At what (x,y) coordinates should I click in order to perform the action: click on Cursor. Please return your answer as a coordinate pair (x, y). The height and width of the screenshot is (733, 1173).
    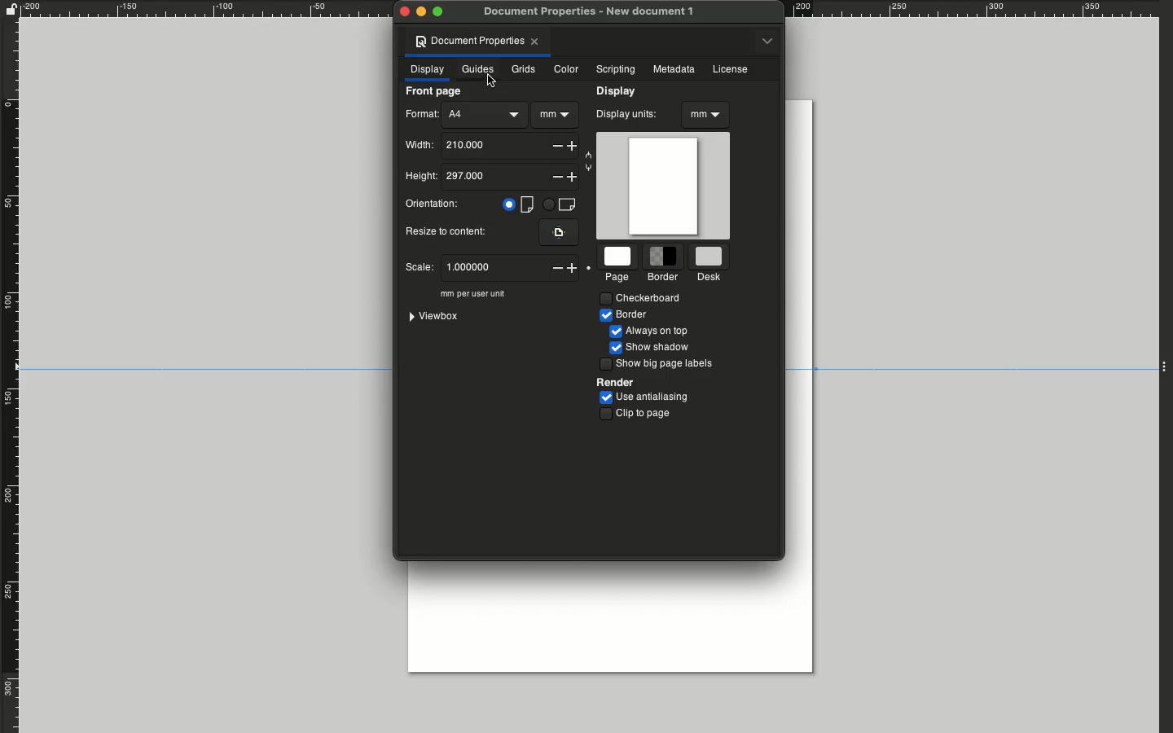
    Looking at the image, I should click on (493, 81).